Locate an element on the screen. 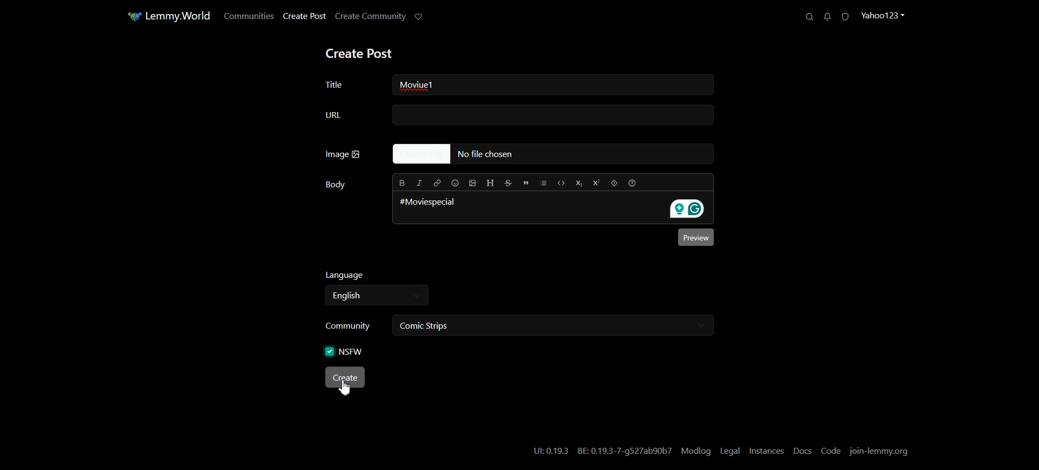 The image size is (1039, 470). URL is located at coordinates (517, 115).